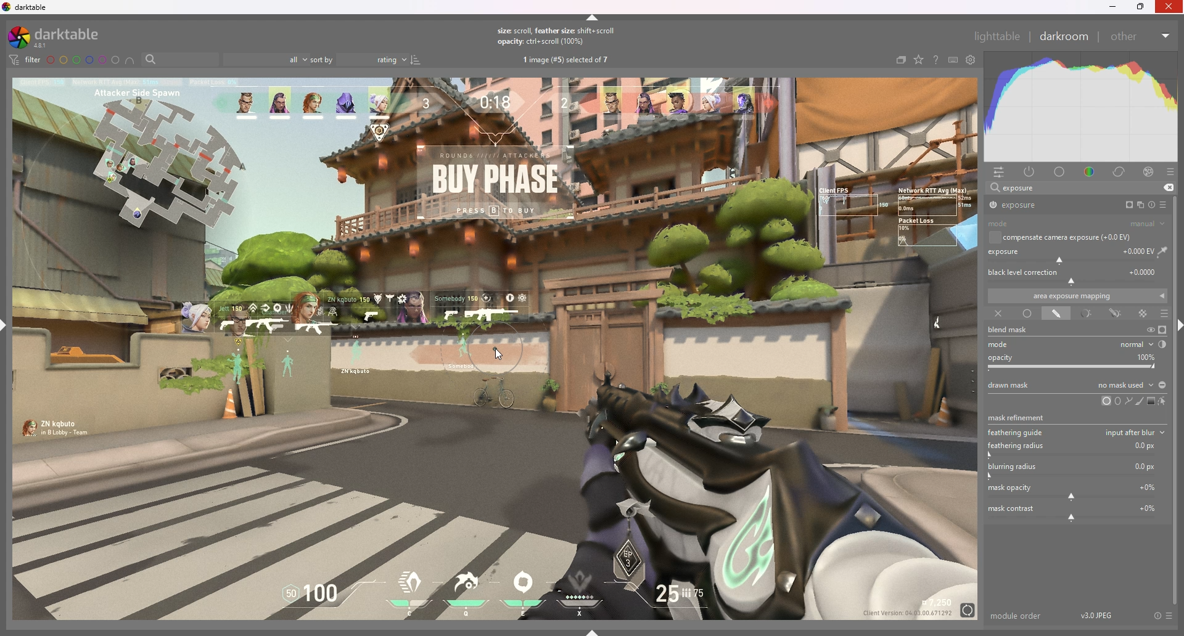 The image size is (1184, 636). I want to click on blending options, so click(1165, 314).